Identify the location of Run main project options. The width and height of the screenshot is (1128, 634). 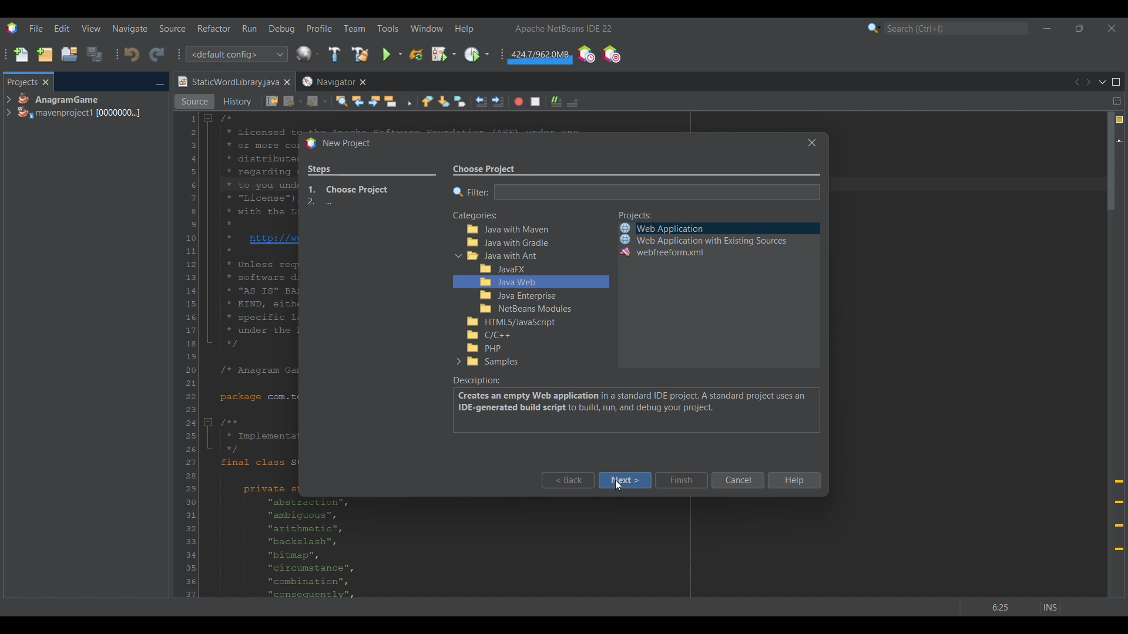
(392, 54).